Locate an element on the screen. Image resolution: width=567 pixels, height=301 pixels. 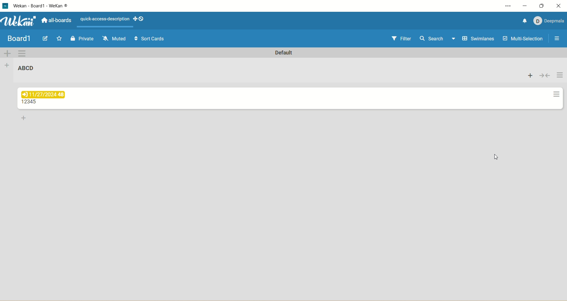
settings and more is located at coordinates (505, 6).